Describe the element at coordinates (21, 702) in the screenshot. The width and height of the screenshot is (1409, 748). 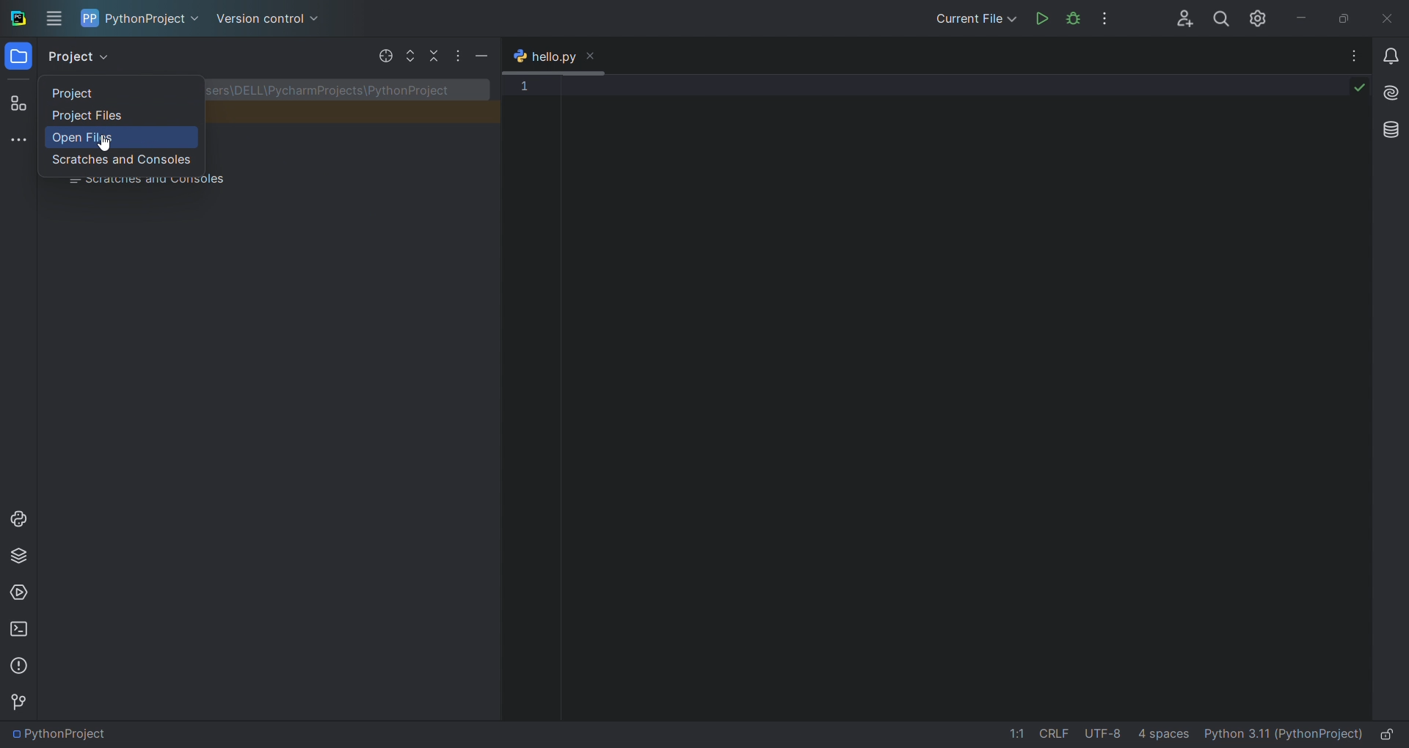
I see `version control` at that location.